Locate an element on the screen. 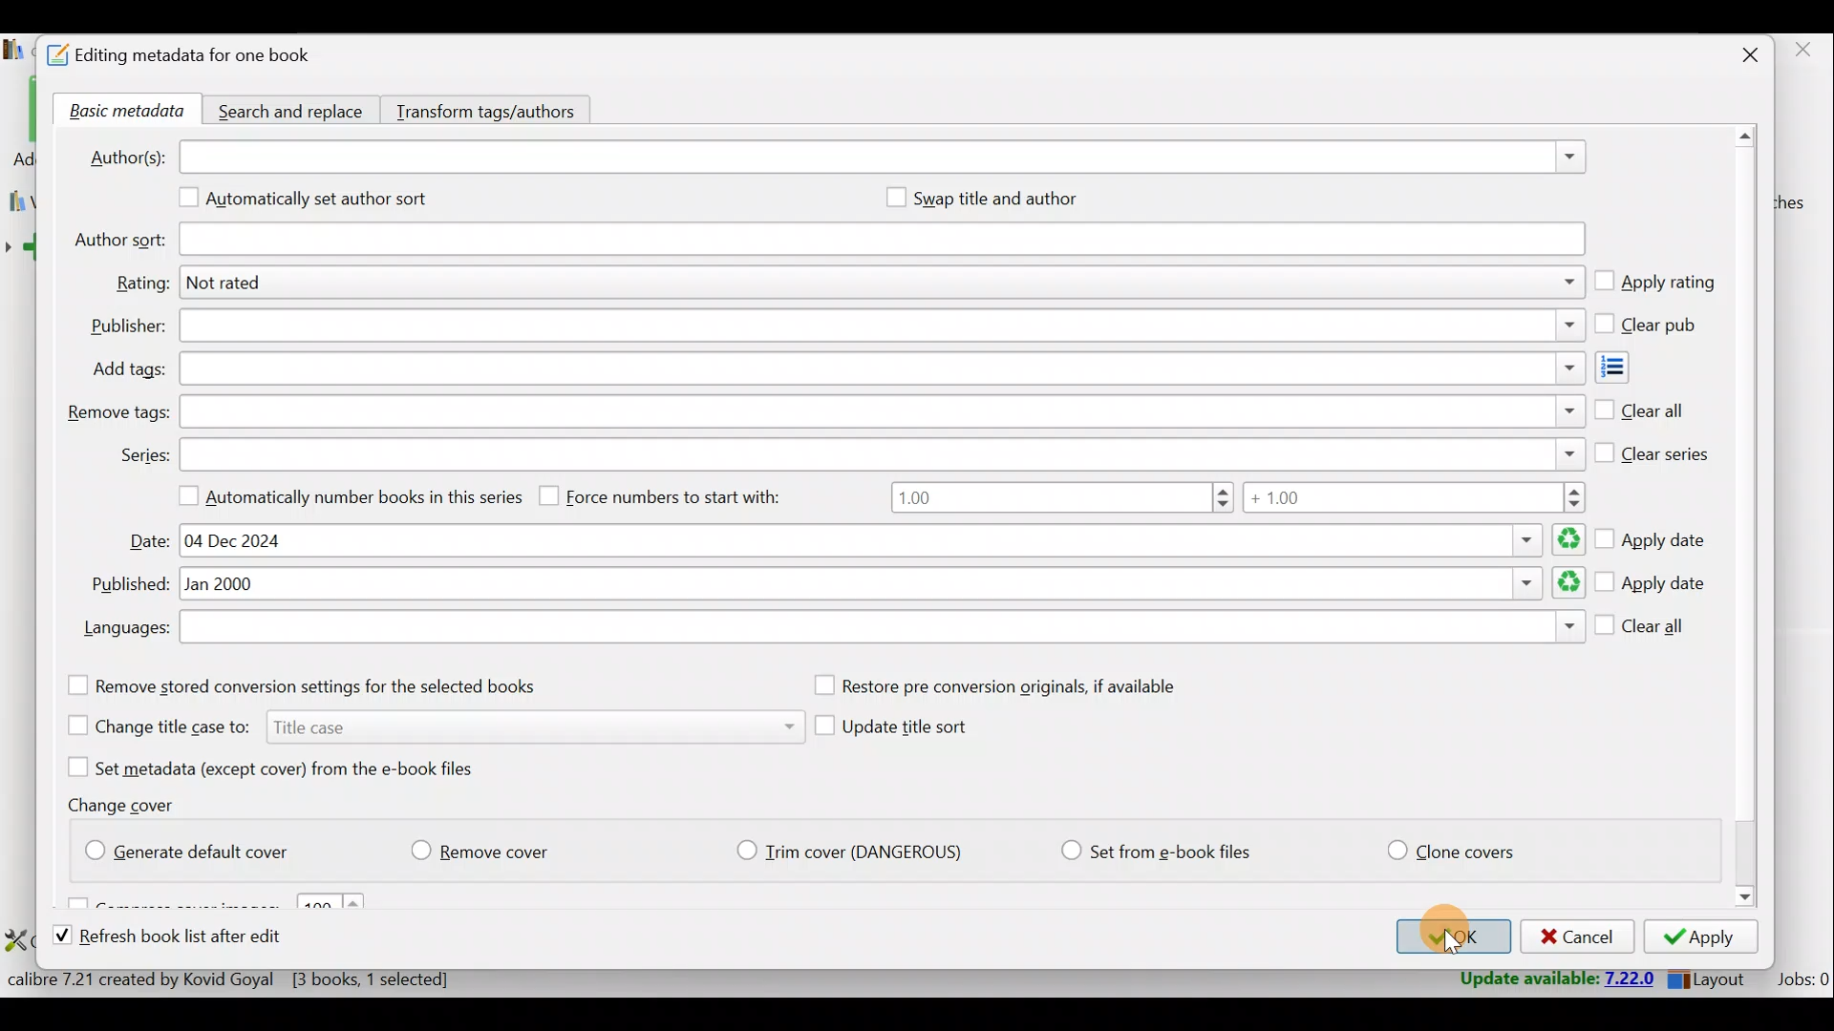  Add tags: is located at coordinates (128, 369).